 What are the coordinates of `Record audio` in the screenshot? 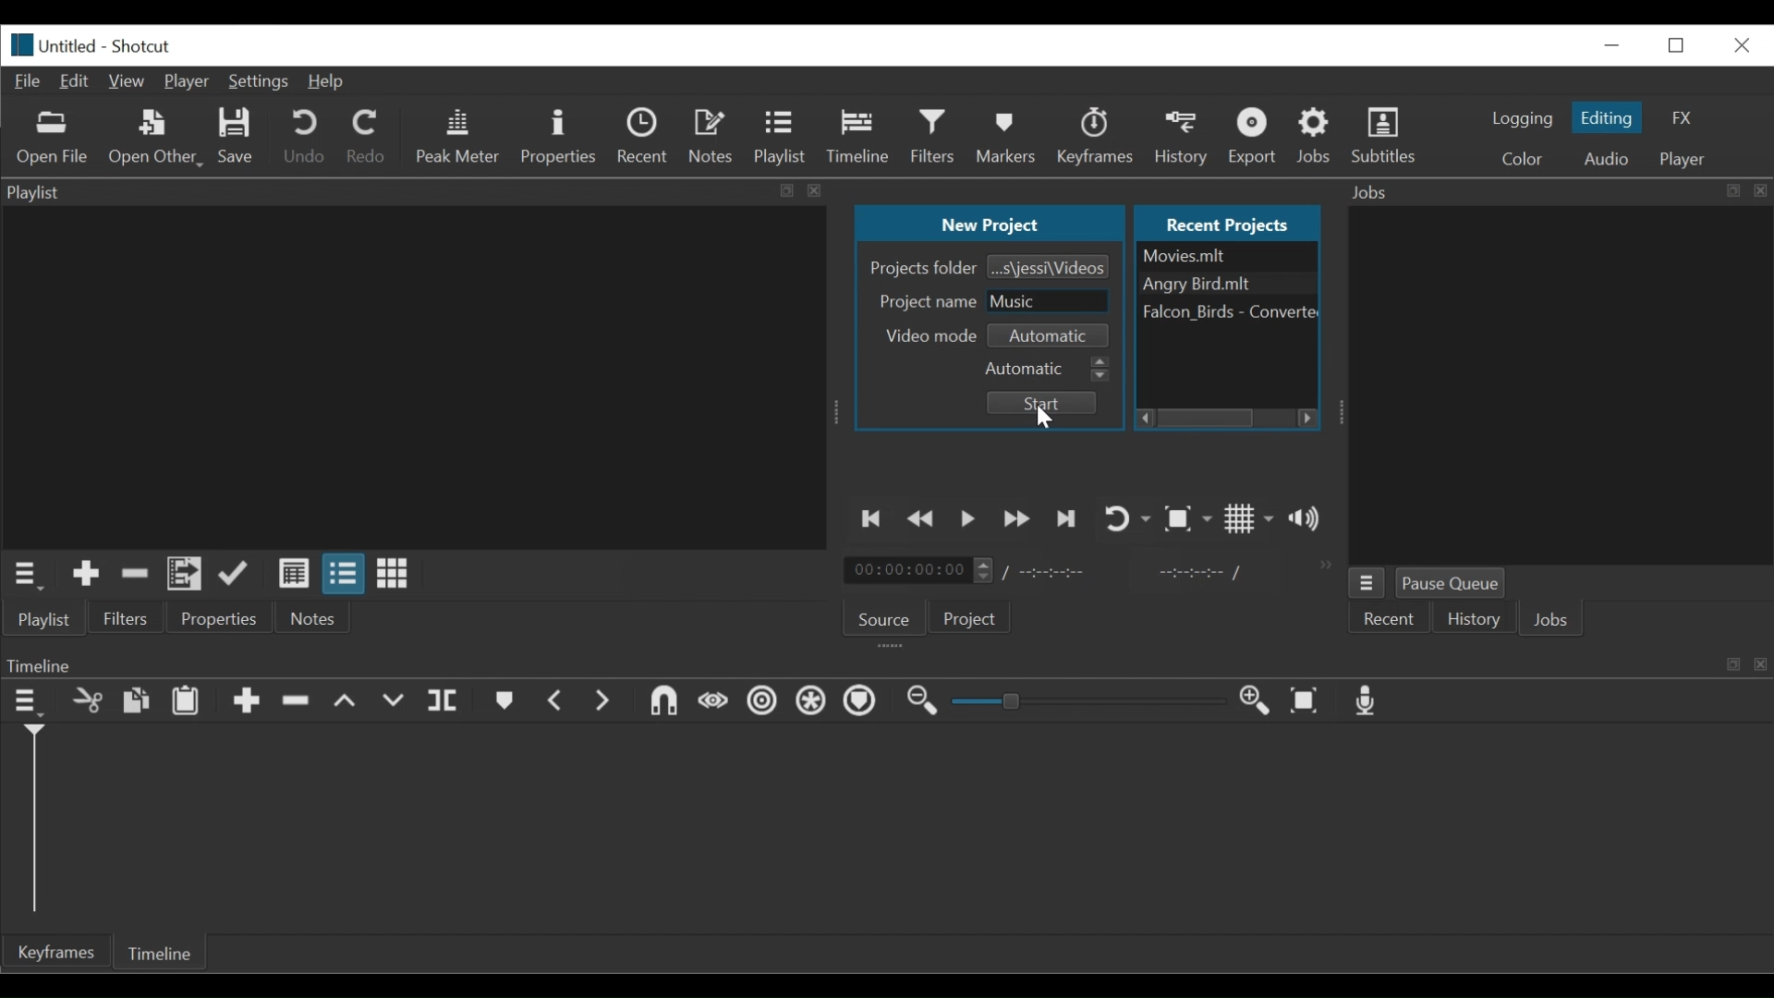 It's located at (1367, 698).